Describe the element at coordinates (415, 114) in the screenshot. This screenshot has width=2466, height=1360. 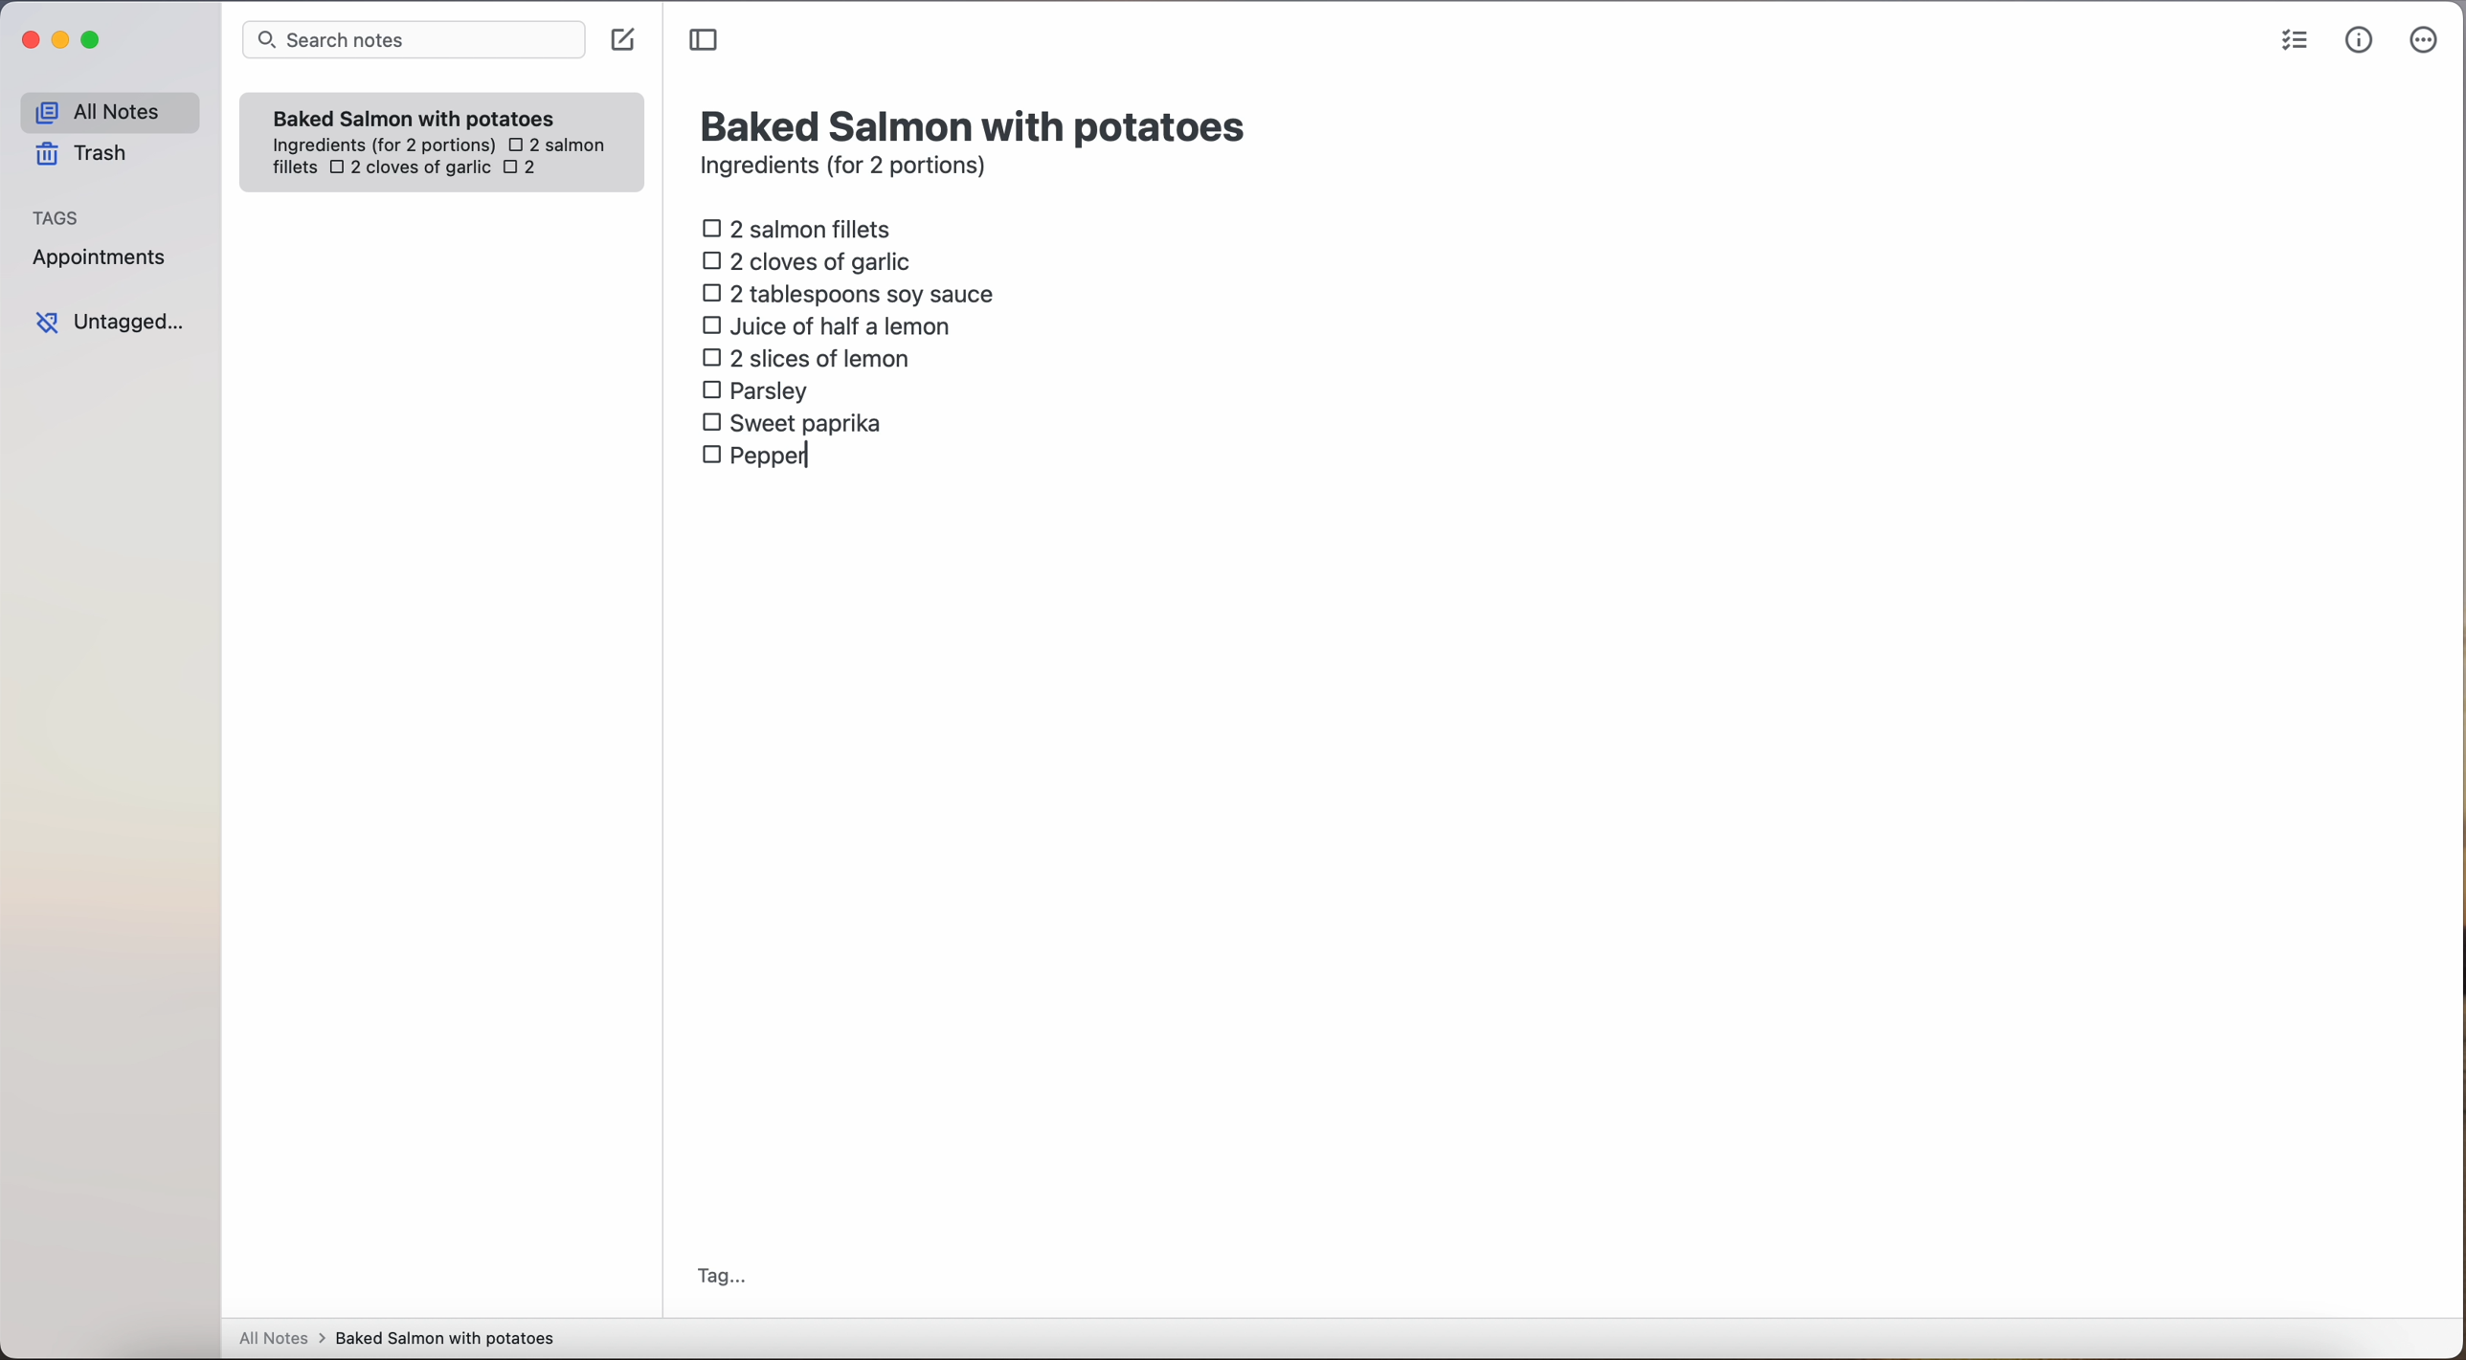
I see `Baked Salmon with potatoes` at that location.